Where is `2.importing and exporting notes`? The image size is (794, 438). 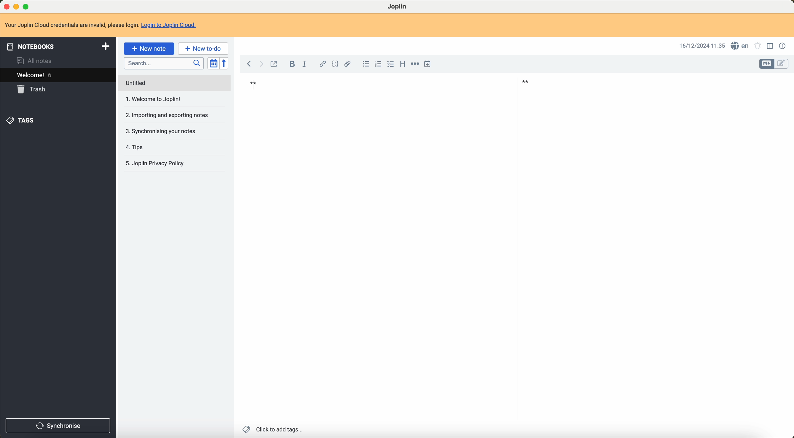
2.importing and exporting notes is located at coordinates (167, 115).